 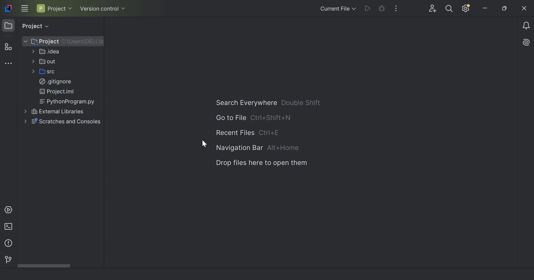 I want to click on Project, so click(x=9, y=26).